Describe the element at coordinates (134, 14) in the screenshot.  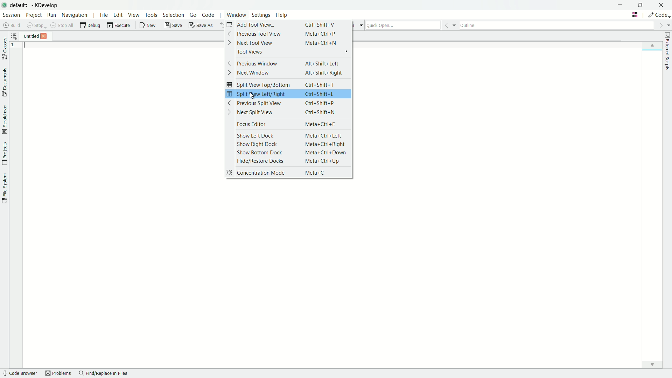
I see `view menu` at that location.